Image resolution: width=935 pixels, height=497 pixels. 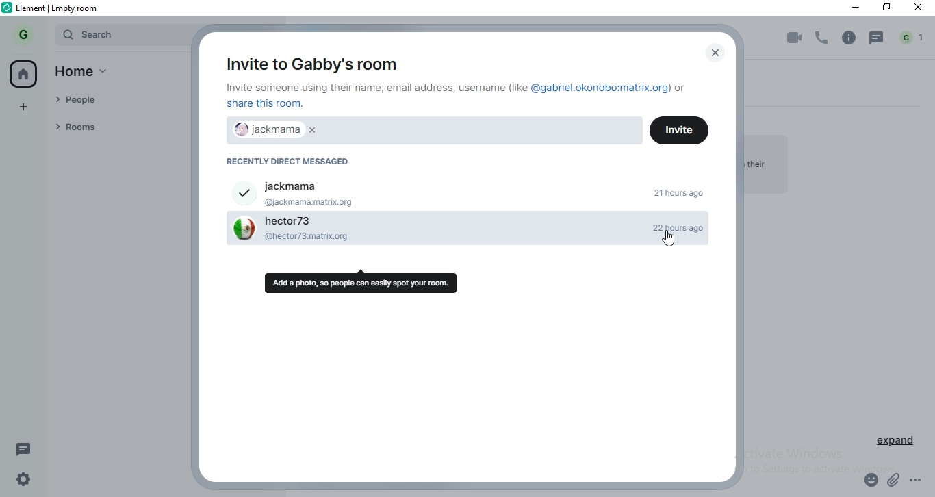 What do you see at coordinates (886, 9) in the screenshot?
I see `restore` at bounding box center [886, 9].